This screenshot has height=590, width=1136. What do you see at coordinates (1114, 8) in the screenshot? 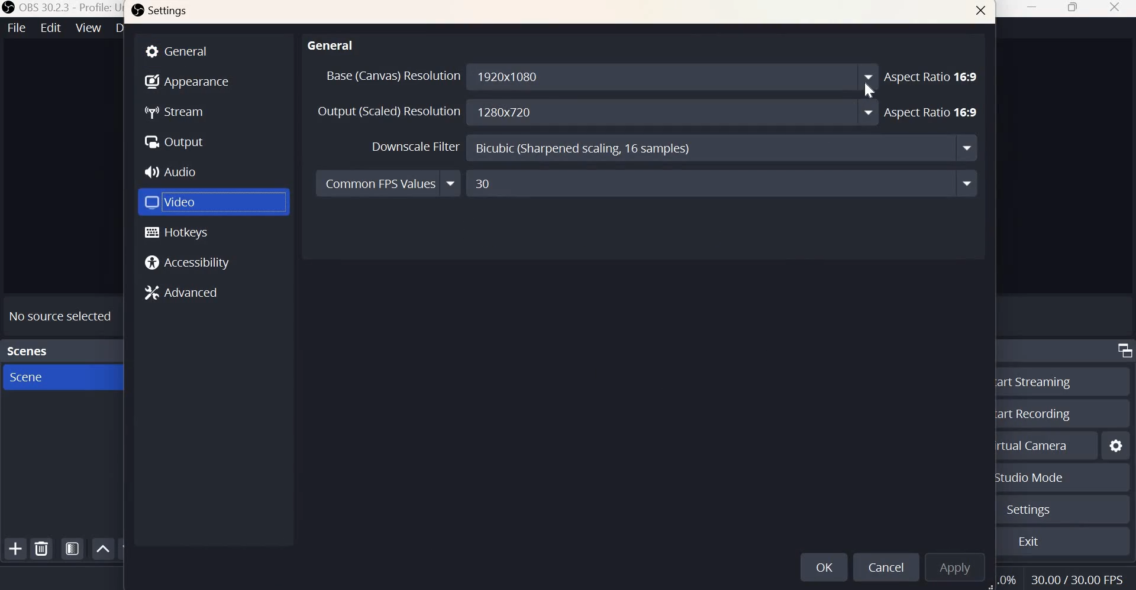
I see `close` at bounding box center [1114, 8].